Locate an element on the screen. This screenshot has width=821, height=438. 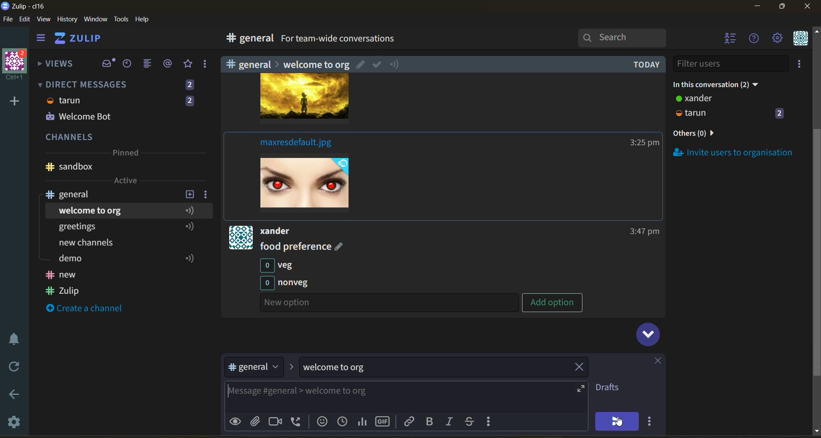
recent conversations is located at coordinates (130, 64).